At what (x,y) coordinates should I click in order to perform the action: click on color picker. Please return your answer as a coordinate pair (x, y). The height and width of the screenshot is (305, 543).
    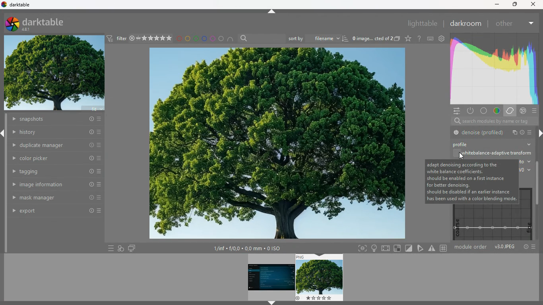
    Looking at the image, I should click on (52, 158).